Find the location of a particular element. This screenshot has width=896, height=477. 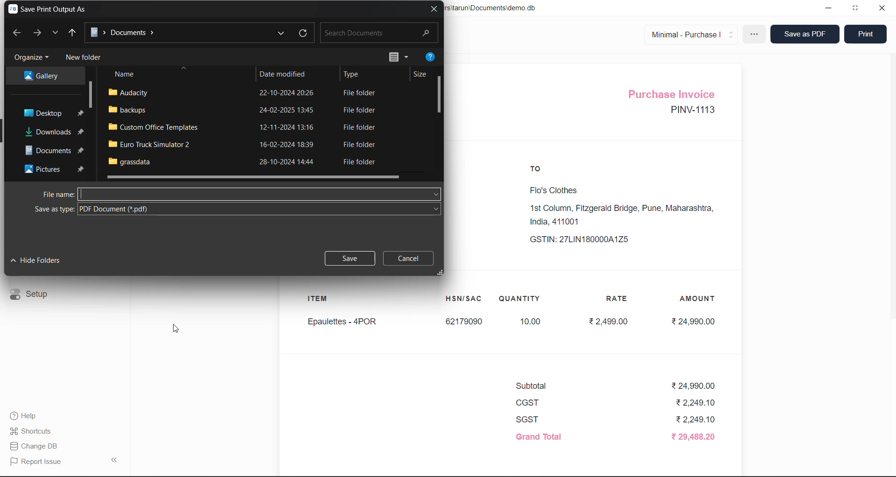

File folder is located at coordinates (361, 94).